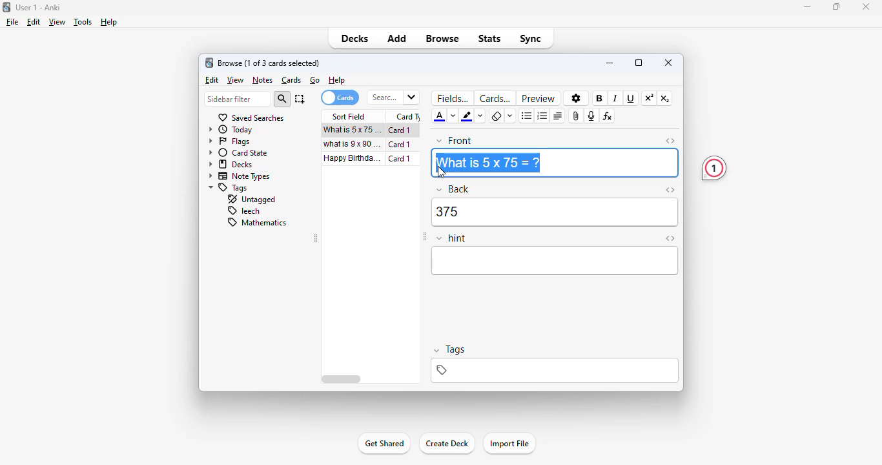 The width and height of the screenshot is (882, 465). What do you see at coordinates (34, 23) in the screenshot?
I see `edit` at bounding box center [34, 23].